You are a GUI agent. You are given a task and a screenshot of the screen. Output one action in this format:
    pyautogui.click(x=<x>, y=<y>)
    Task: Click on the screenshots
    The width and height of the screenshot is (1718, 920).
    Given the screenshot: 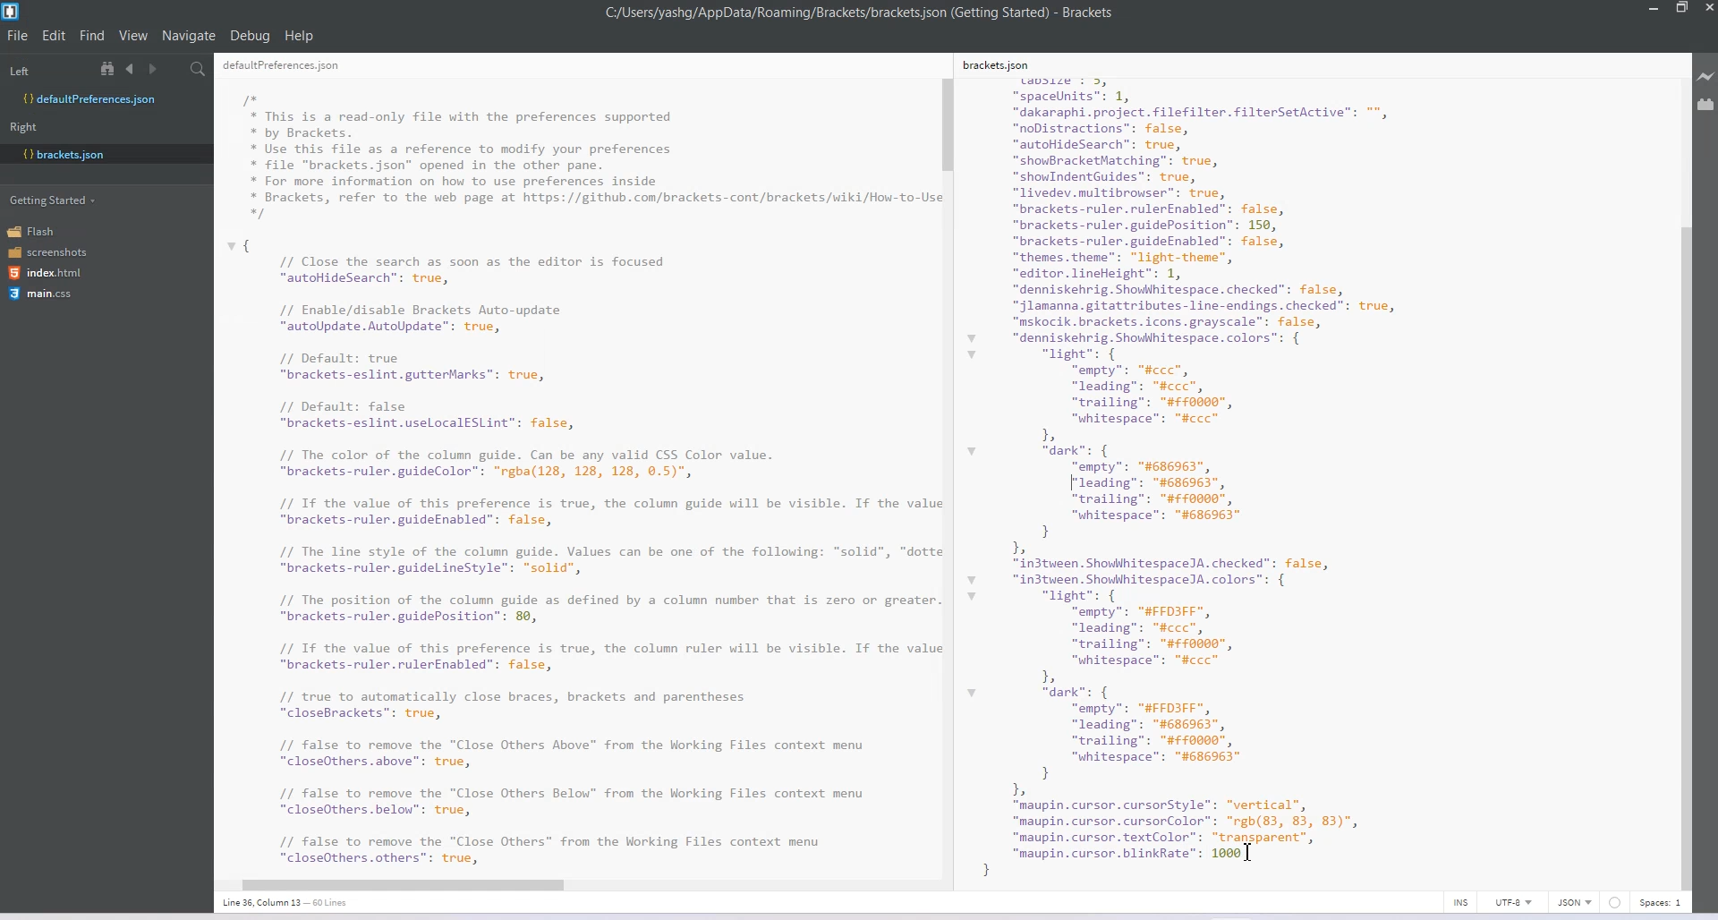 What is the action you would take?
    pyautogui.click(x=49, y=253)
    